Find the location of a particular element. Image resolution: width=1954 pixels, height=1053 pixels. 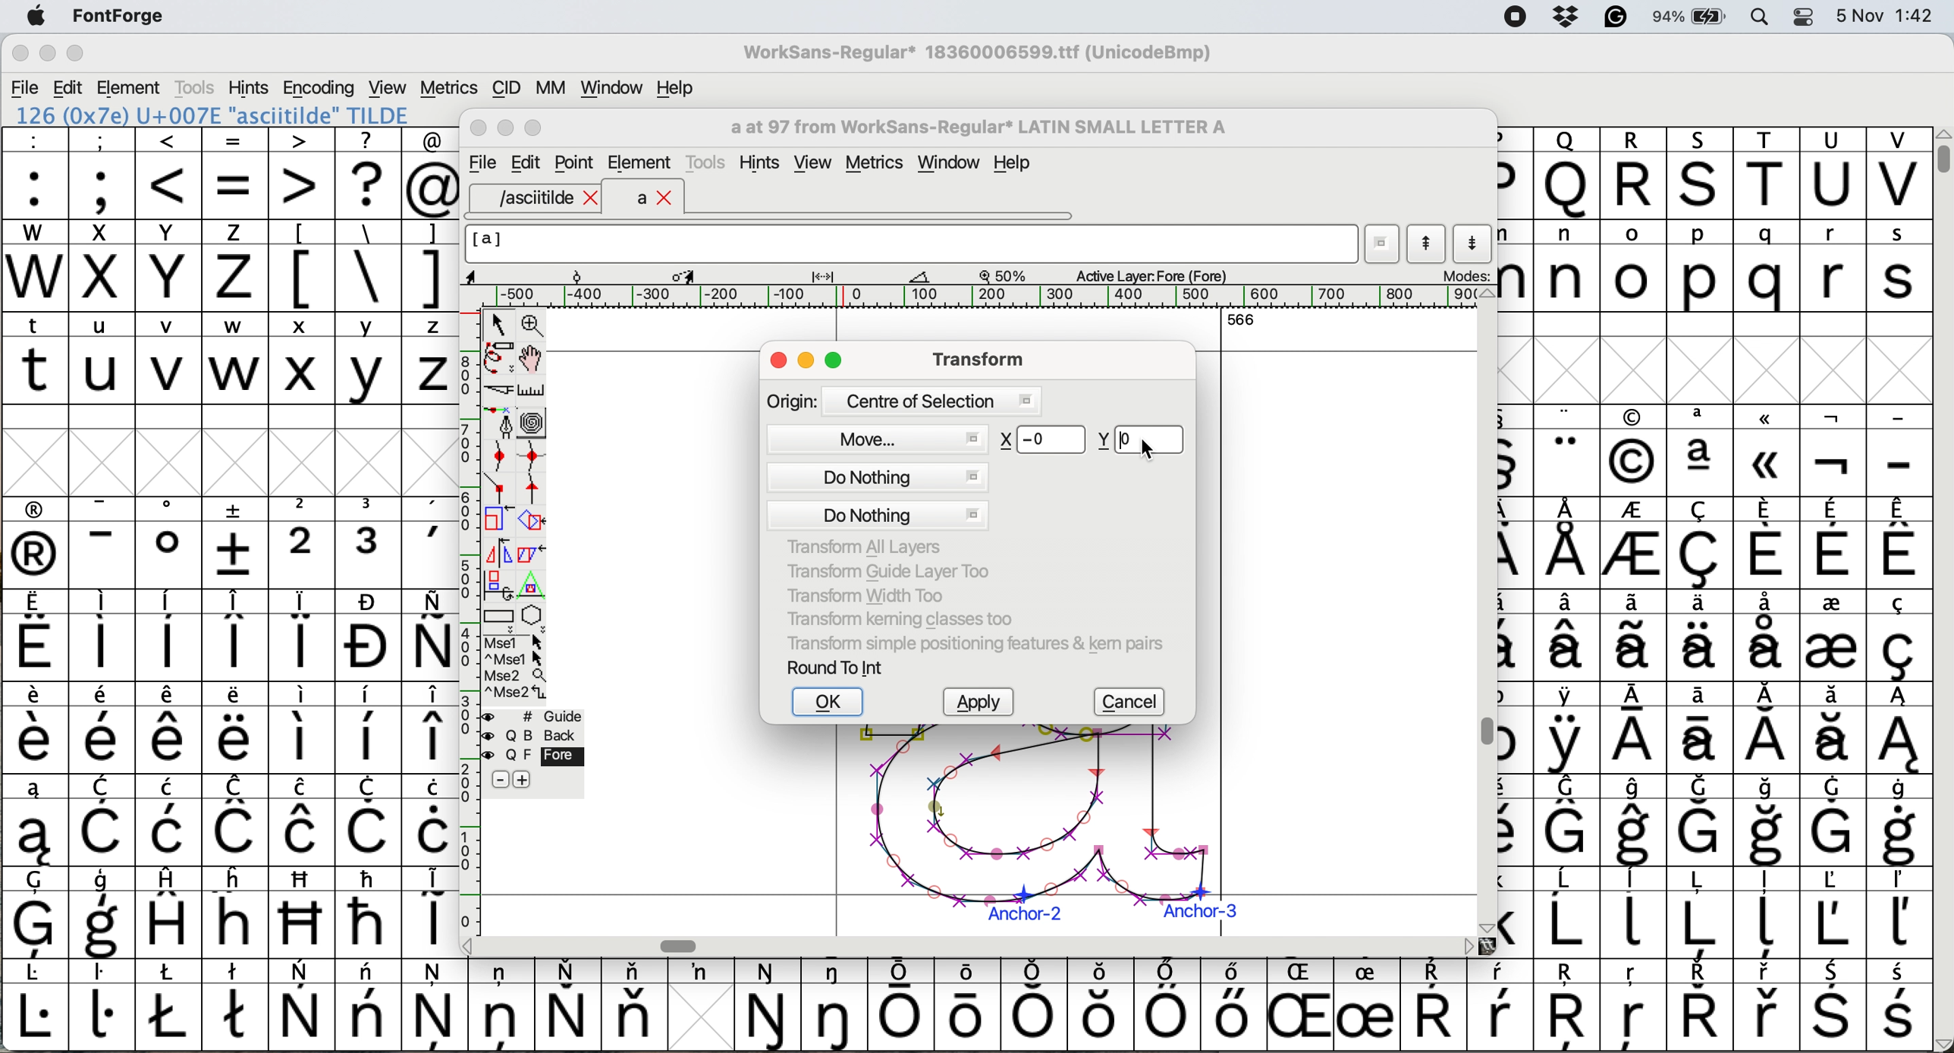

symbol is located at coordinates (1167, 1005).